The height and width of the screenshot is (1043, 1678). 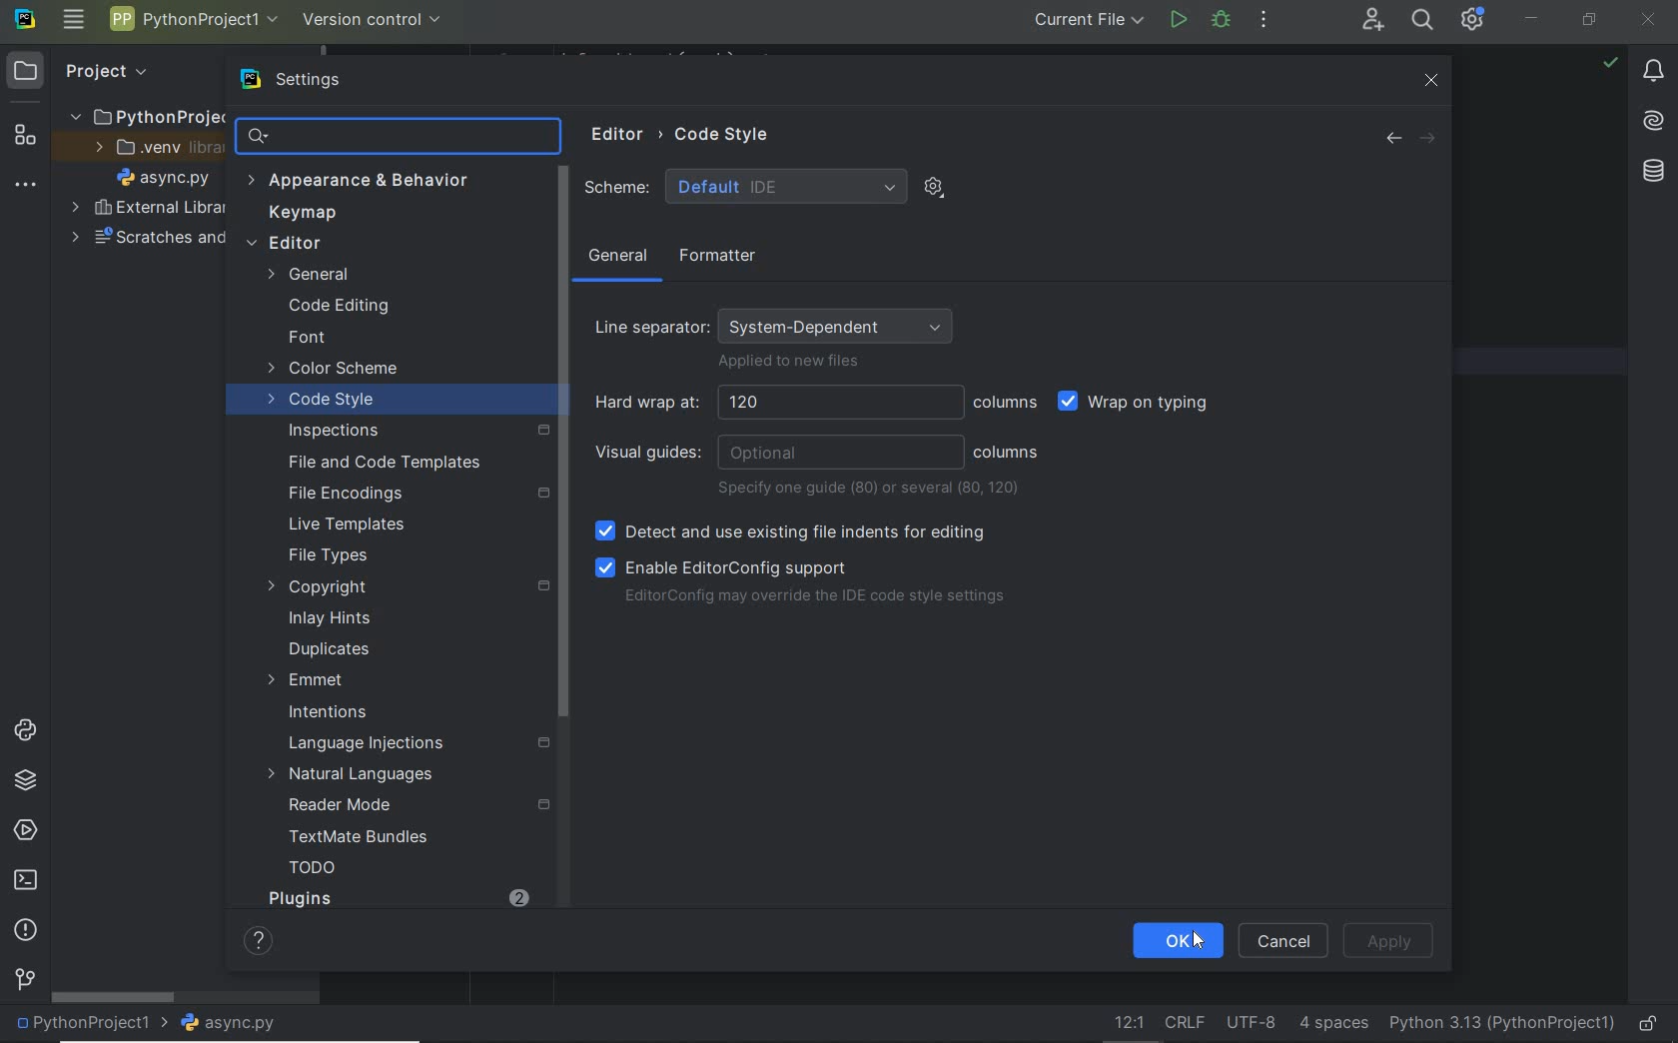 What do you see at coordinates (324, 403) in the screenshot?
I see `code style` at bounding box center [324, 403].